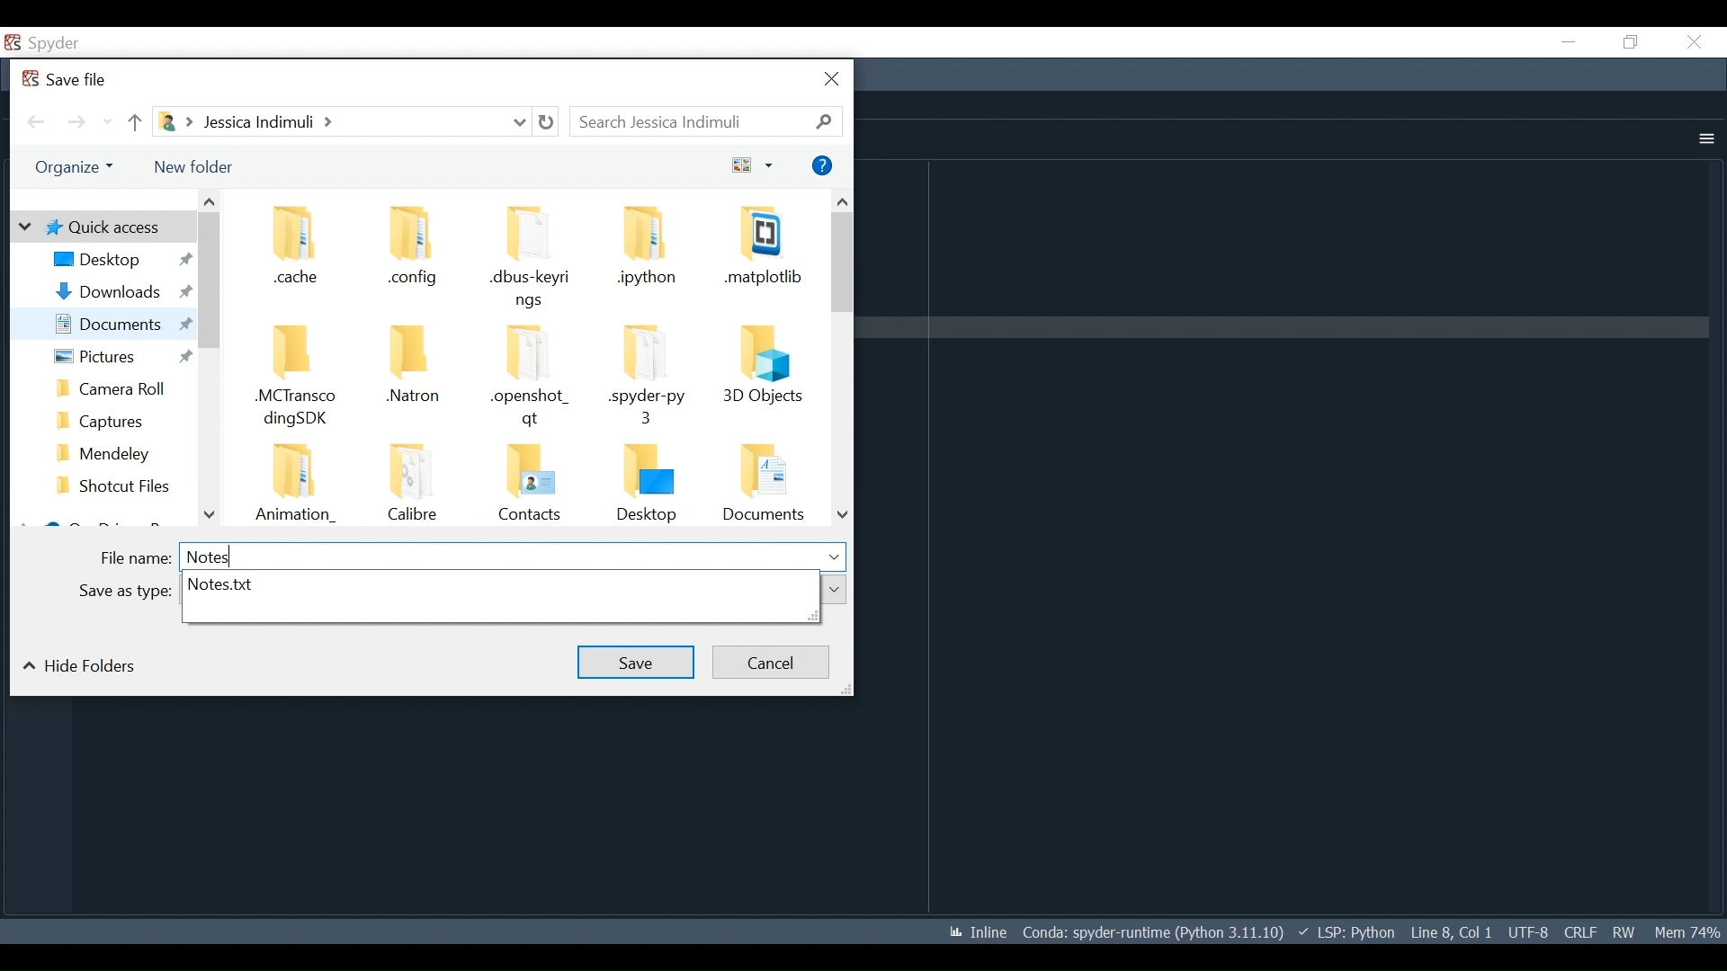 The image size is (1727, 971). What do you see at coordinates (76, 45) in the screenshot?
I see `spyder` at bounding box center [76, 45].